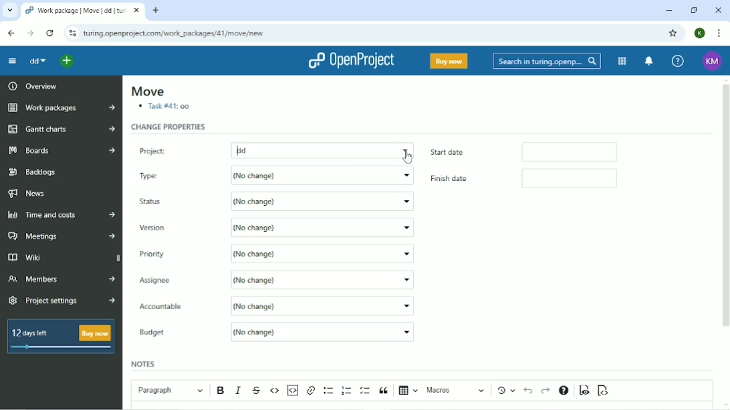 The width and height of the screenshot is (730, 410). What do you see at coordinates (719, 33) in the screenshot?
I see `Customize and conrol google chrome` at bounding box center [719, 33].